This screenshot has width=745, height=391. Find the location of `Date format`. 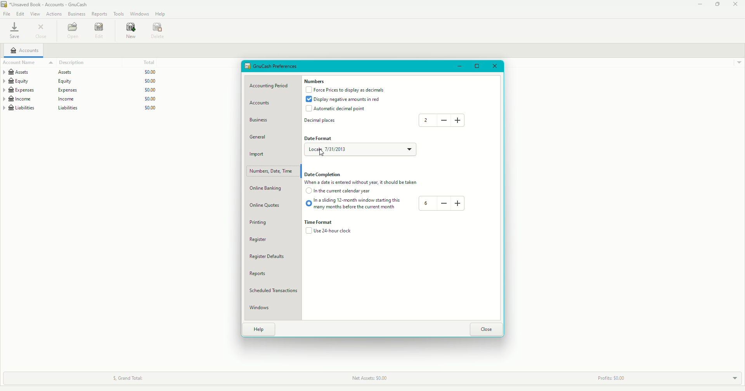

Date format is located at coordinates (318, 138).